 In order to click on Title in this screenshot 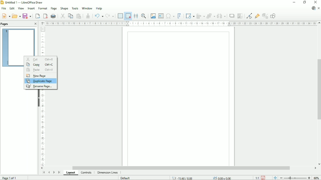, I will do `click(23, 3)`.